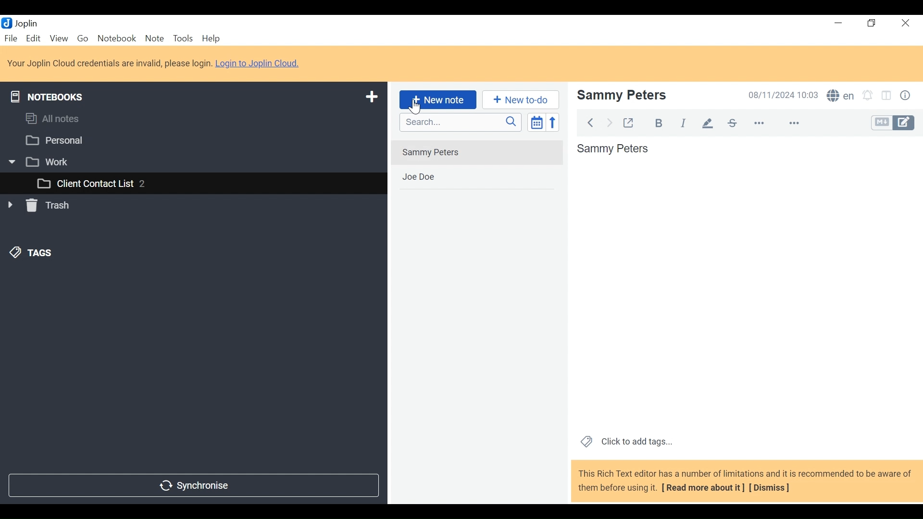 The height and width of the screenshot is (519, 923). I want to click on Toggle editor layout, so click(889, 95).